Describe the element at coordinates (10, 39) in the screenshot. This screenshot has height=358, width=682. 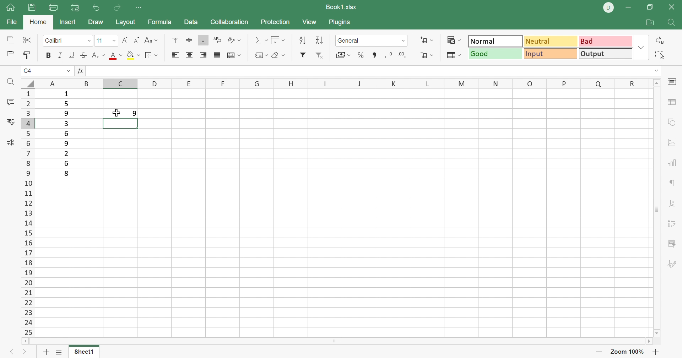
I see `Copy` at that location.